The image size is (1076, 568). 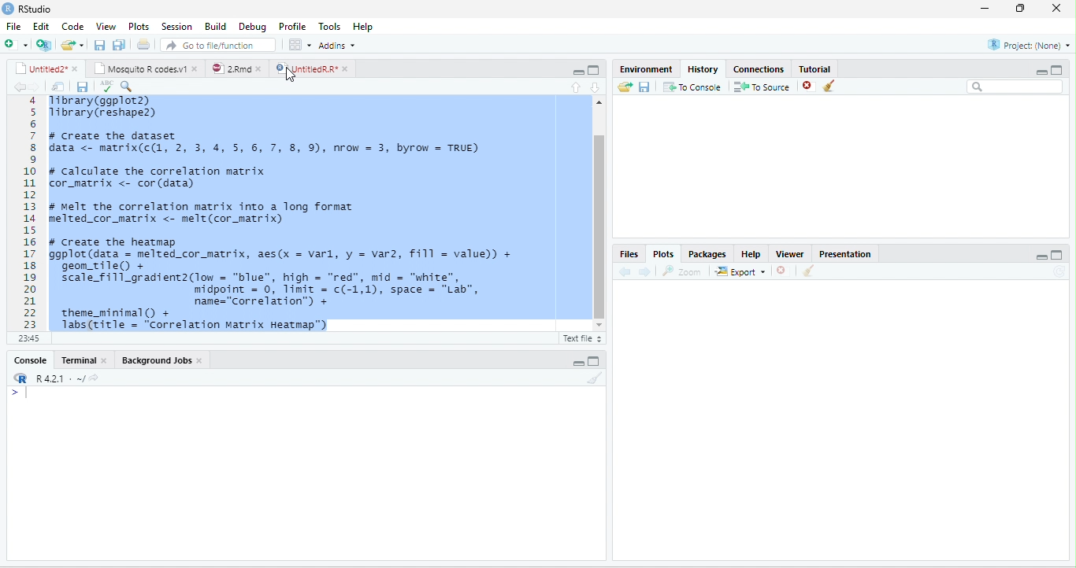 What do you see at coordinates (685, 271) in the screenshot?
I see `zoom` at bounding box center [685, 271].